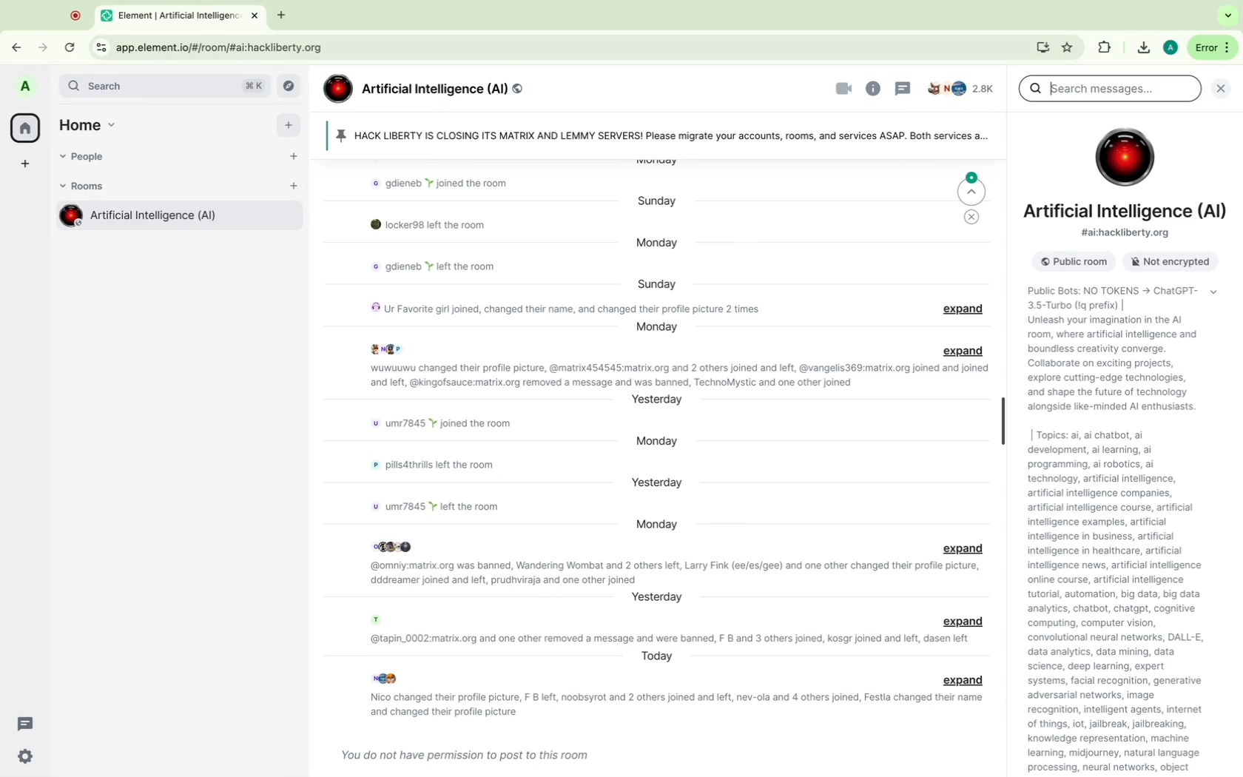  Describe the element at coordinates (1070, 262) in the screenshot. I see `public room` at that location.